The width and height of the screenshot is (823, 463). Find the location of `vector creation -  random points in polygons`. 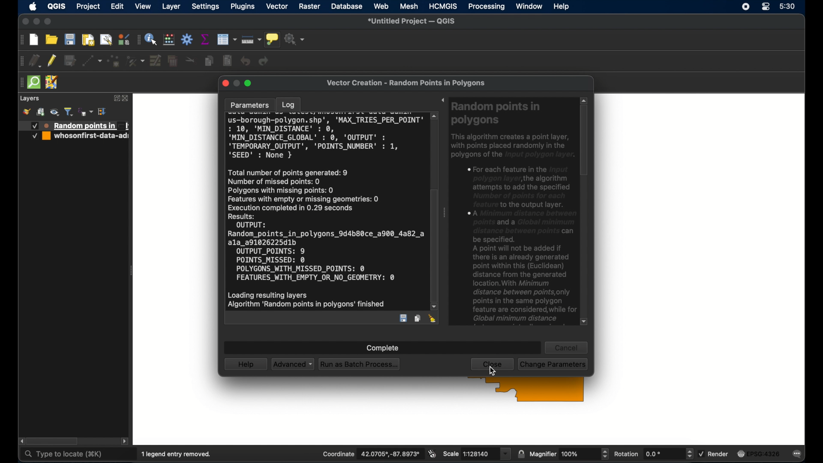

vector creation -  random points in polygons is located at coordinates (406, 82).